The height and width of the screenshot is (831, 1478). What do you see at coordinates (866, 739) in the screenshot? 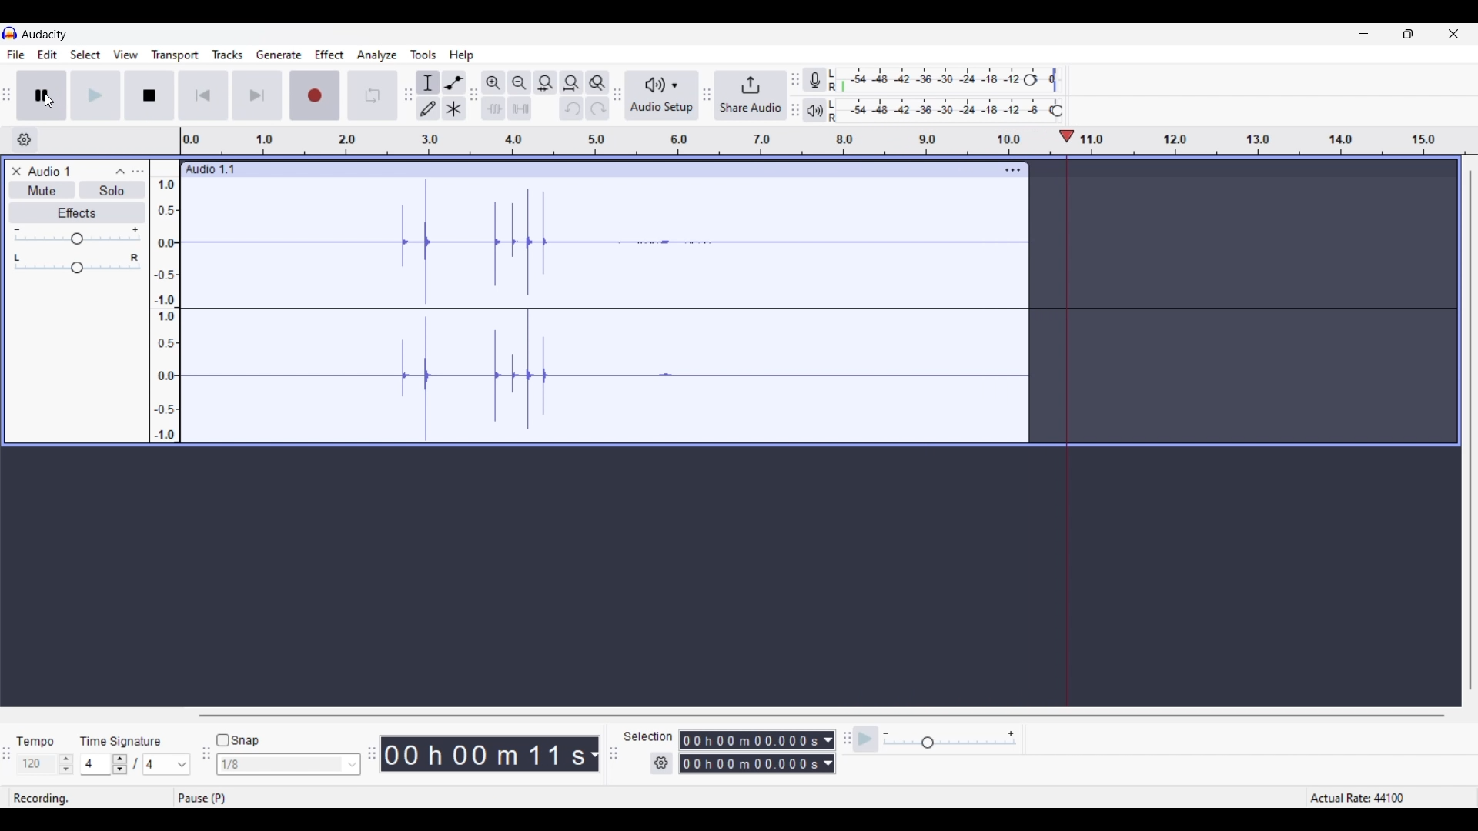
I see `Play-at-speed/Play-at-speed once` at bounding box center [866, 739].